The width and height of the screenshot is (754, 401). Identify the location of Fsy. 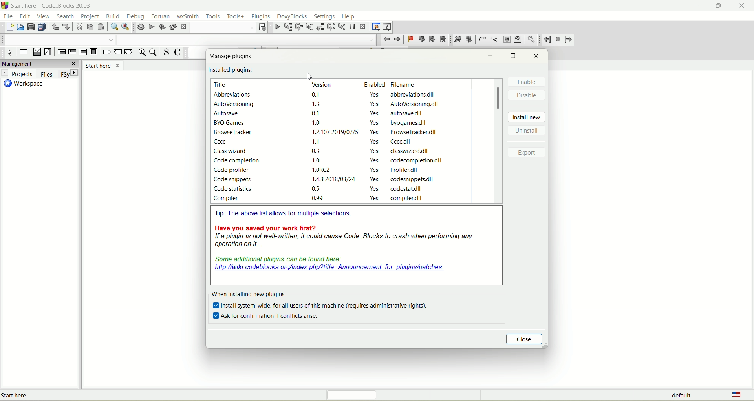
(68, 74).